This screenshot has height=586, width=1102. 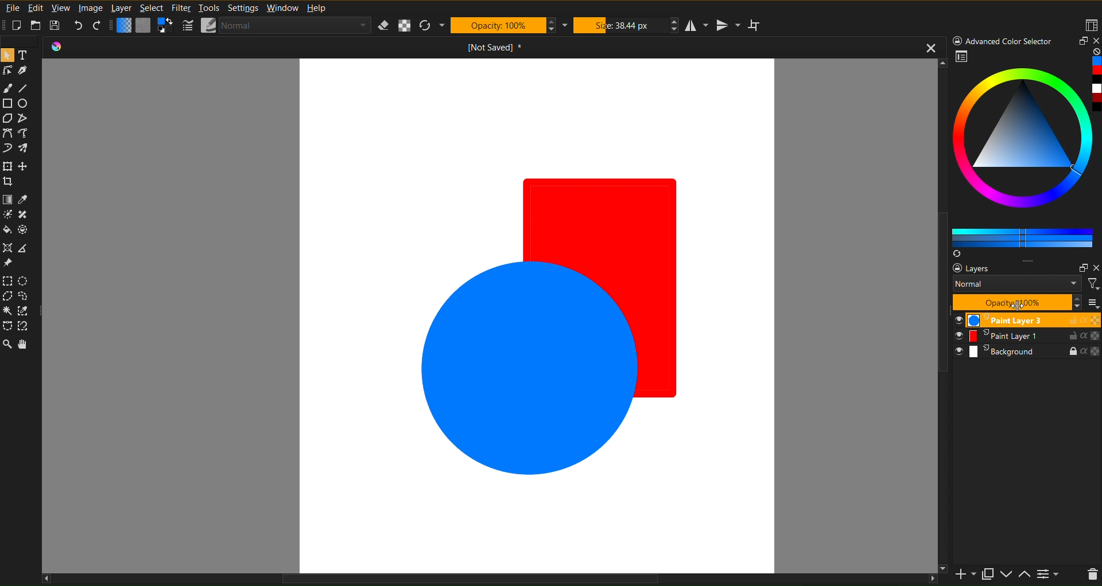 What do you see at coordinates (78, 26) in the screenshot?
I see `Undo` at bounding box center [78, 26].